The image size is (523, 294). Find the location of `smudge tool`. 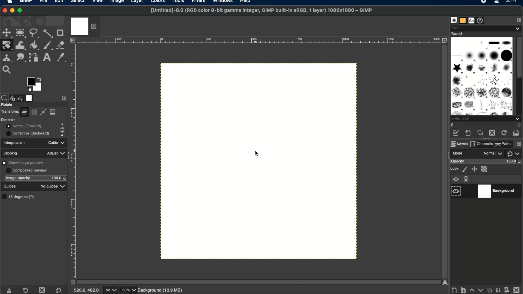

smudge tool is located at coordinates (21, 57).